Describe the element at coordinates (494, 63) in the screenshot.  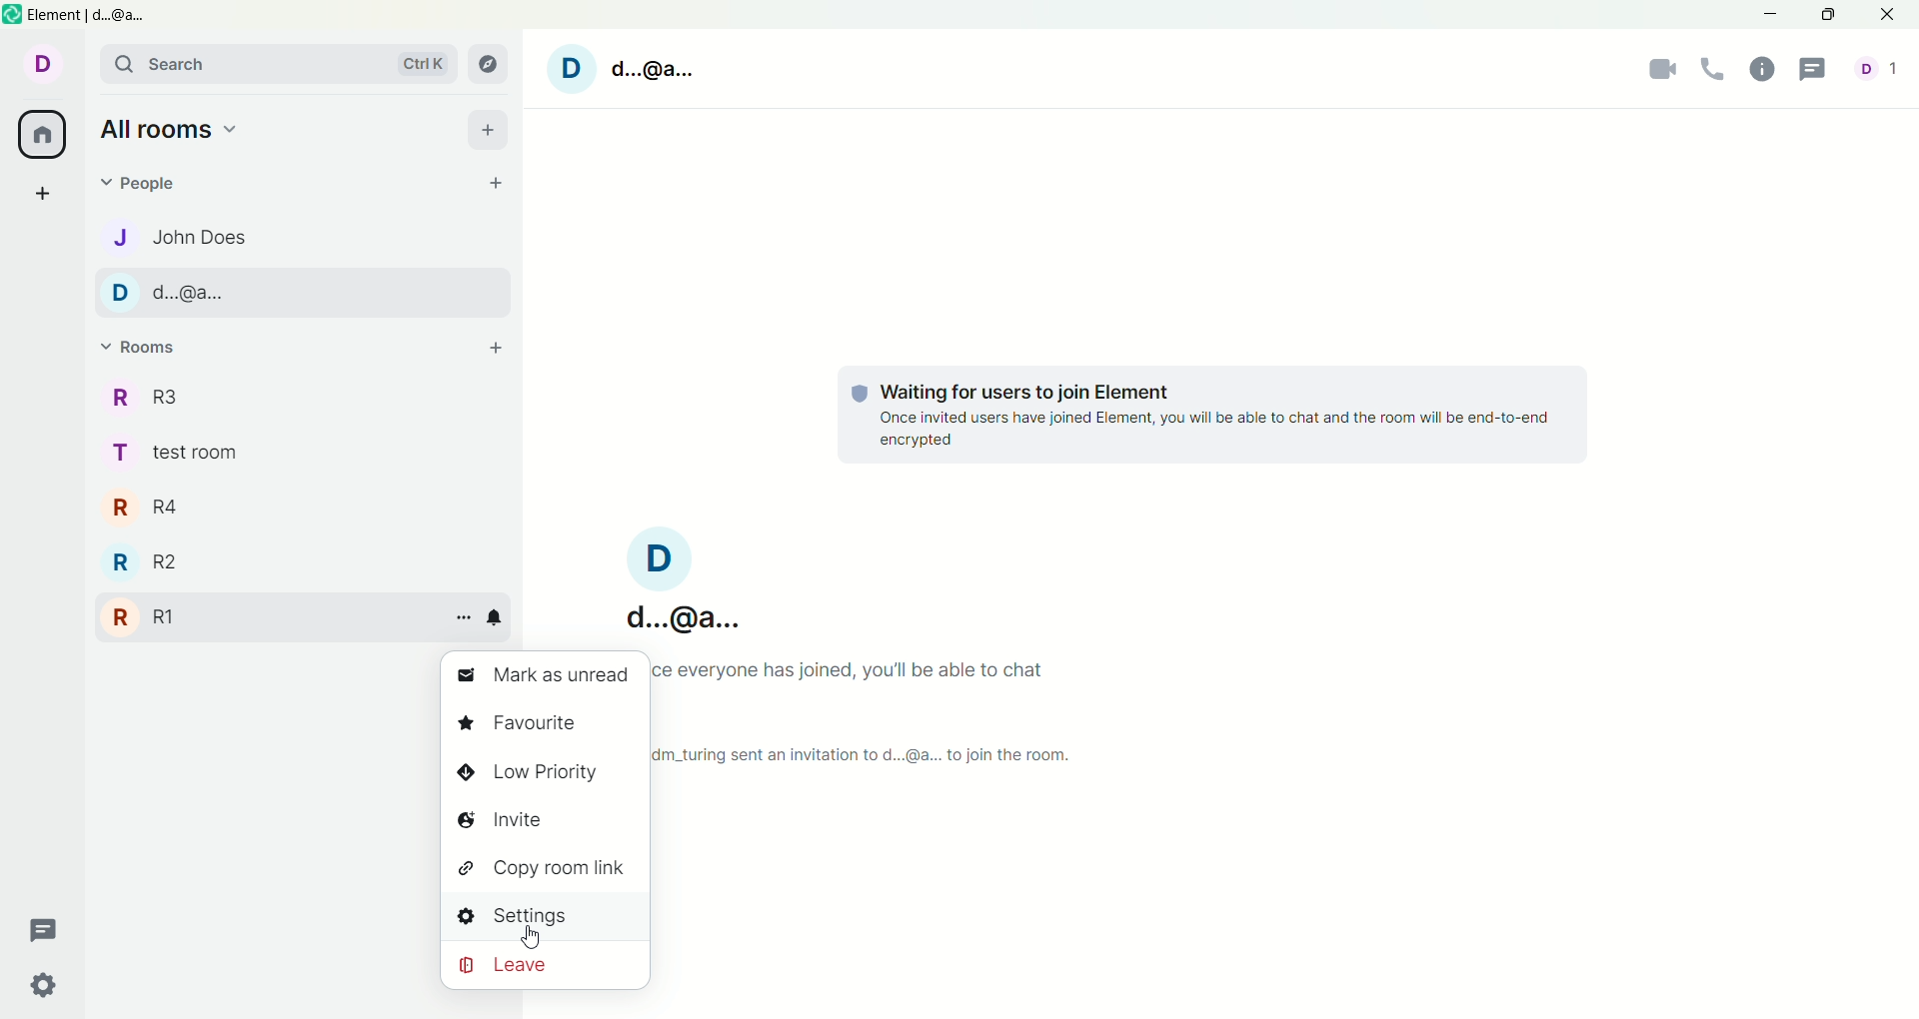
I see `explore rooms` at that location.